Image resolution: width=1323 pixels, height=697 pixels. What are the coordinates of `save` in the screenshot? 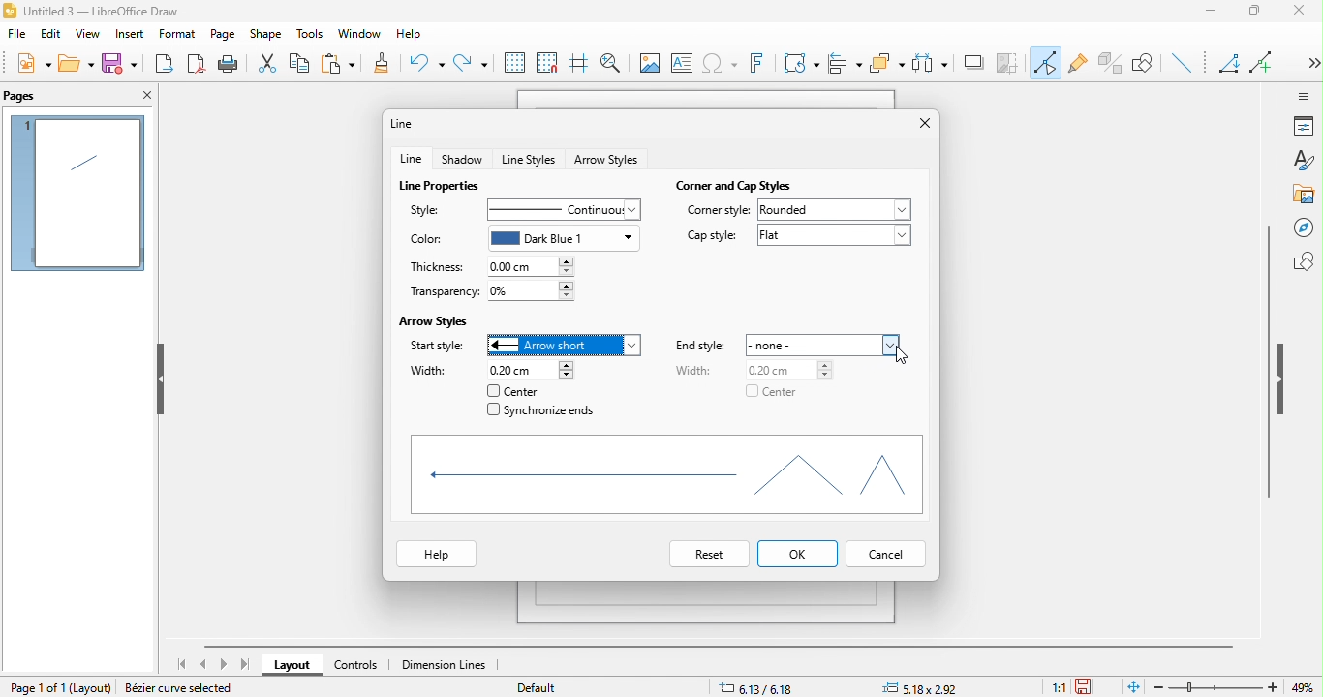 It's located at (121, 66).